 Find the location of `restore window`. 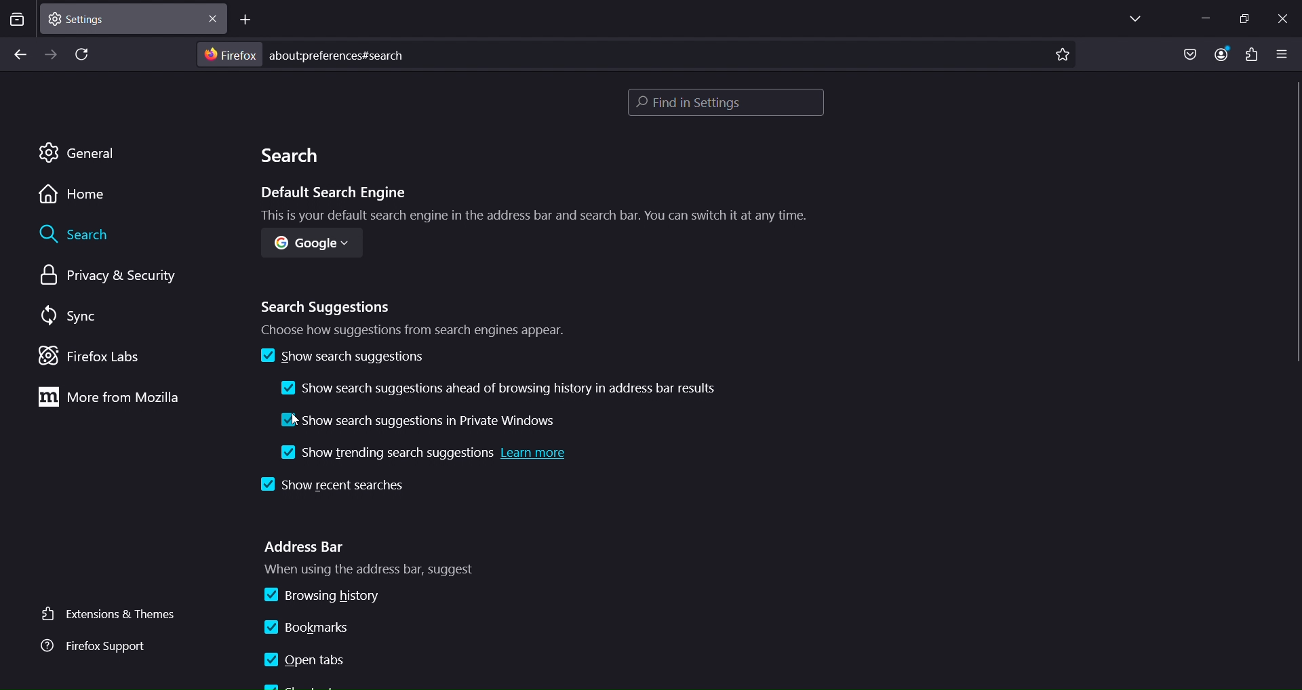

restore window is located at coordinates (1244, 18).